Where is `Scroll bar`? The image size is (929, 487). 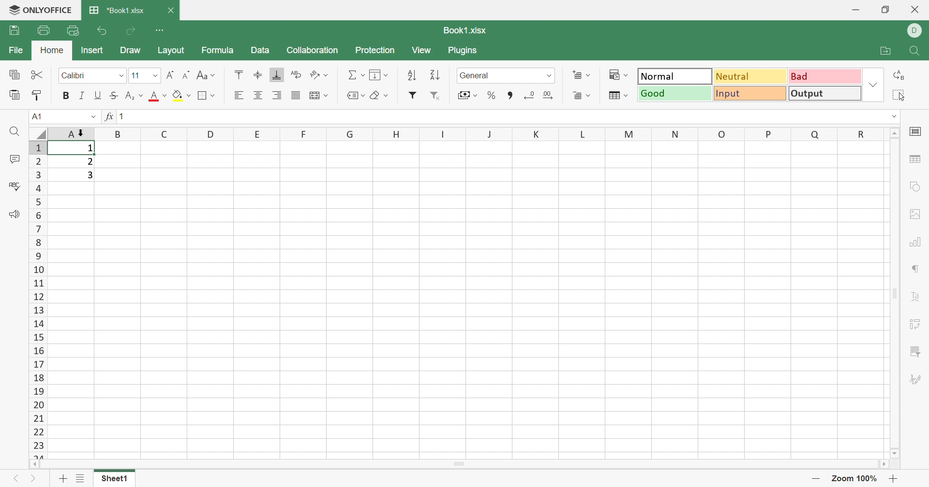 Scroll bar is located at coordinates (459, 464).